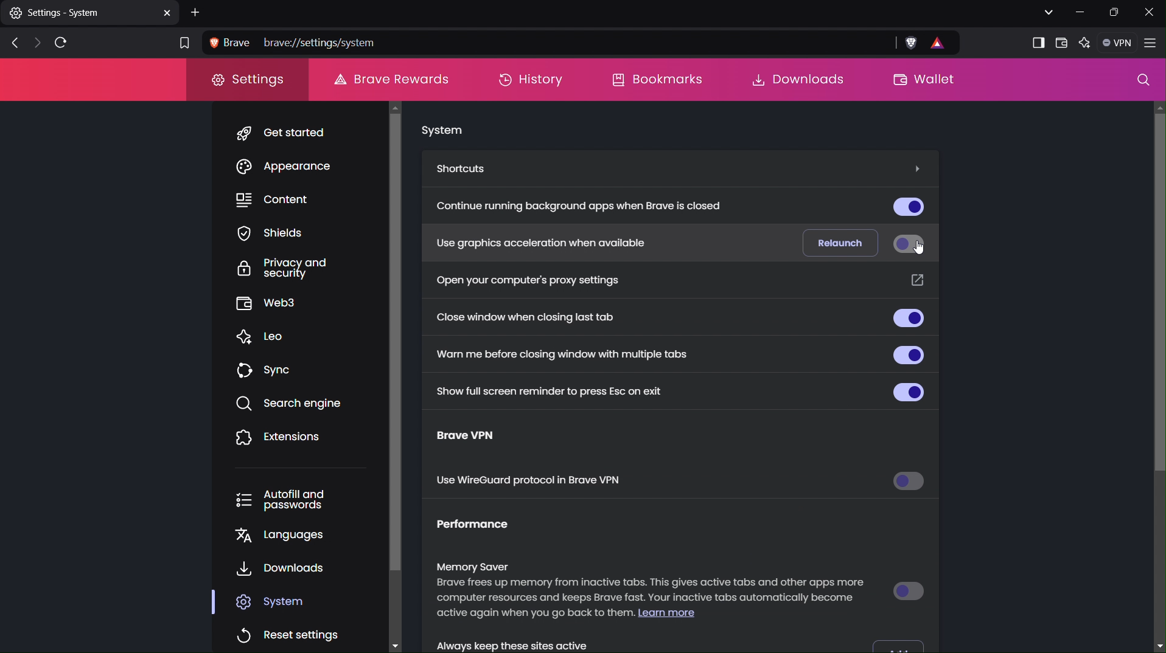 This screenshot has height=653, width=1166. I want to click on Downloads, so click(795, 79).